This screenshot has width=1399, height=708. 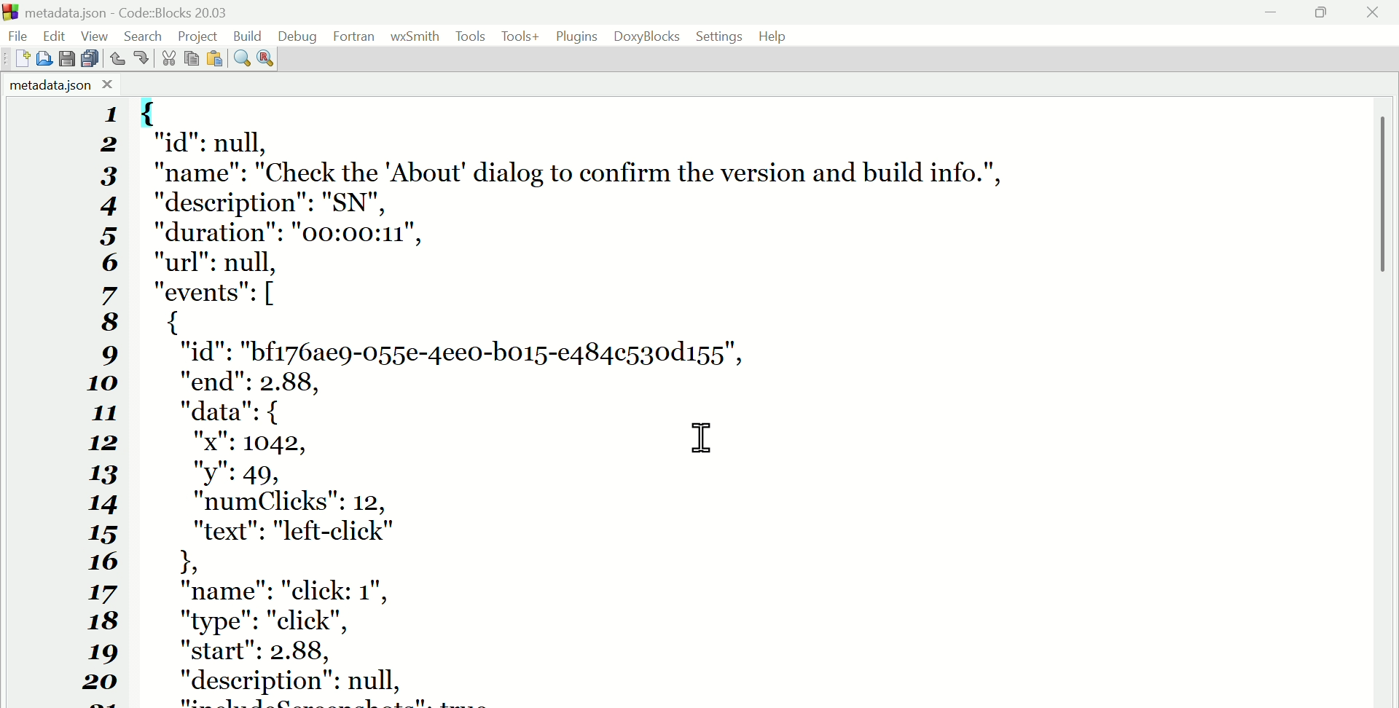 What do you see at coordinates (102, 403) in the screenshot?
I see `1
2
3
4
5
6
7
8
9

10
11
12
13
14
15
16
17
18
19
20
21
22
23
24
25
26` at bounding box center [102, 403].